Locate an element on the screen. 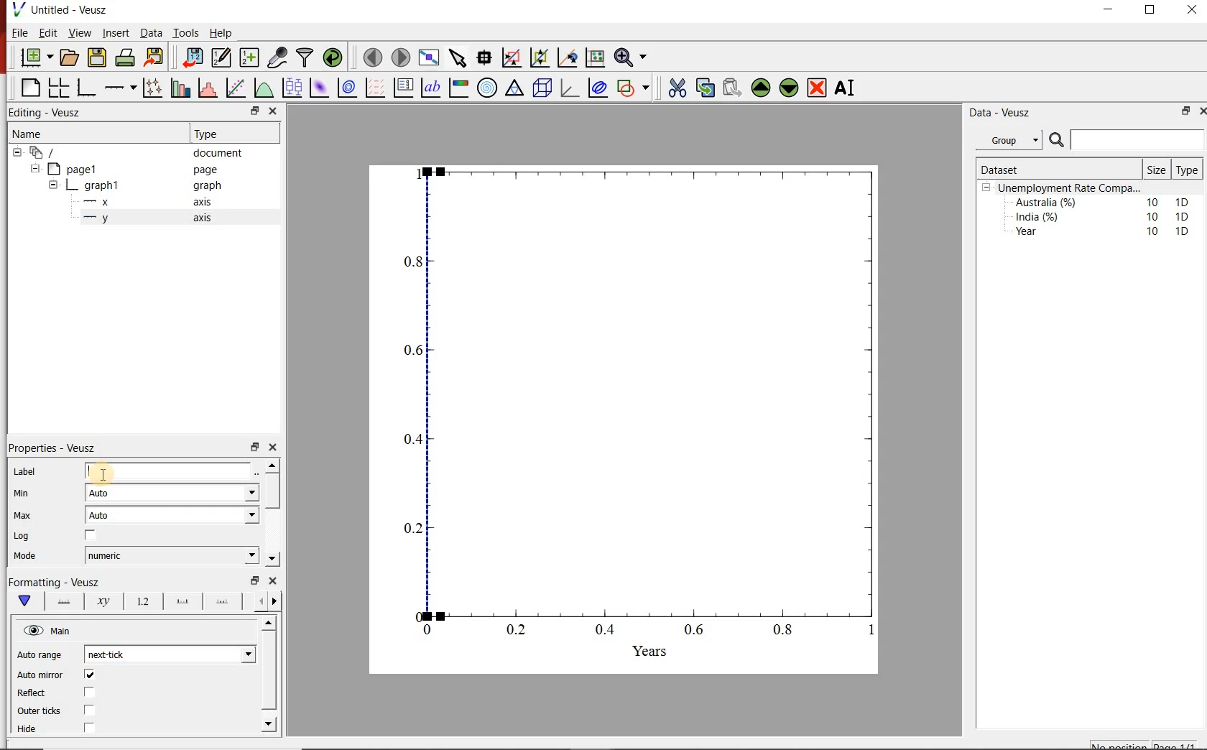  caputure remote data is located at coordinates (279, 57).